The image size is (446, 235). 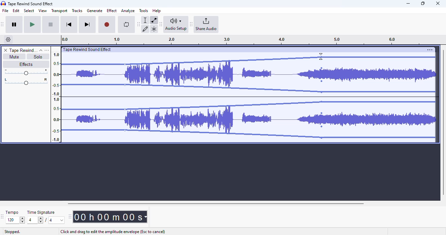 I want to click on selection tool, so click(x=146, y=20).